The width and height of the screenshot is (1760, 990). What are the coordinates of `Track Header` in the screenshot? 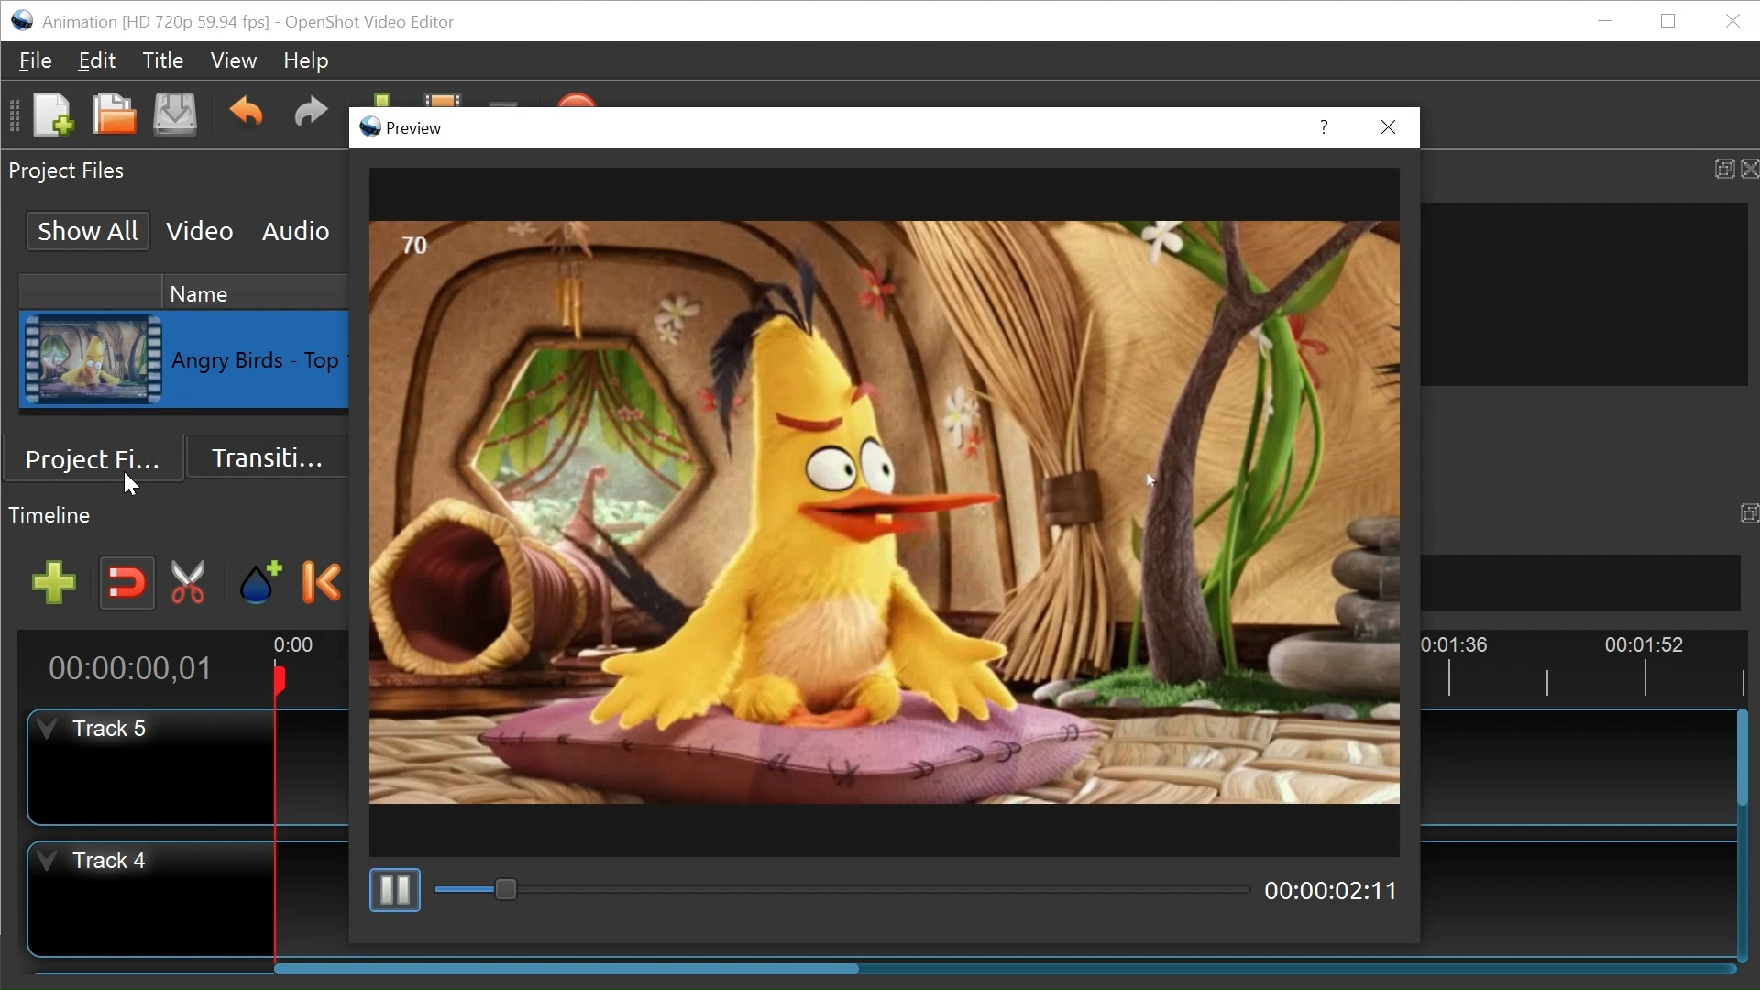 It's located at (151, 769).